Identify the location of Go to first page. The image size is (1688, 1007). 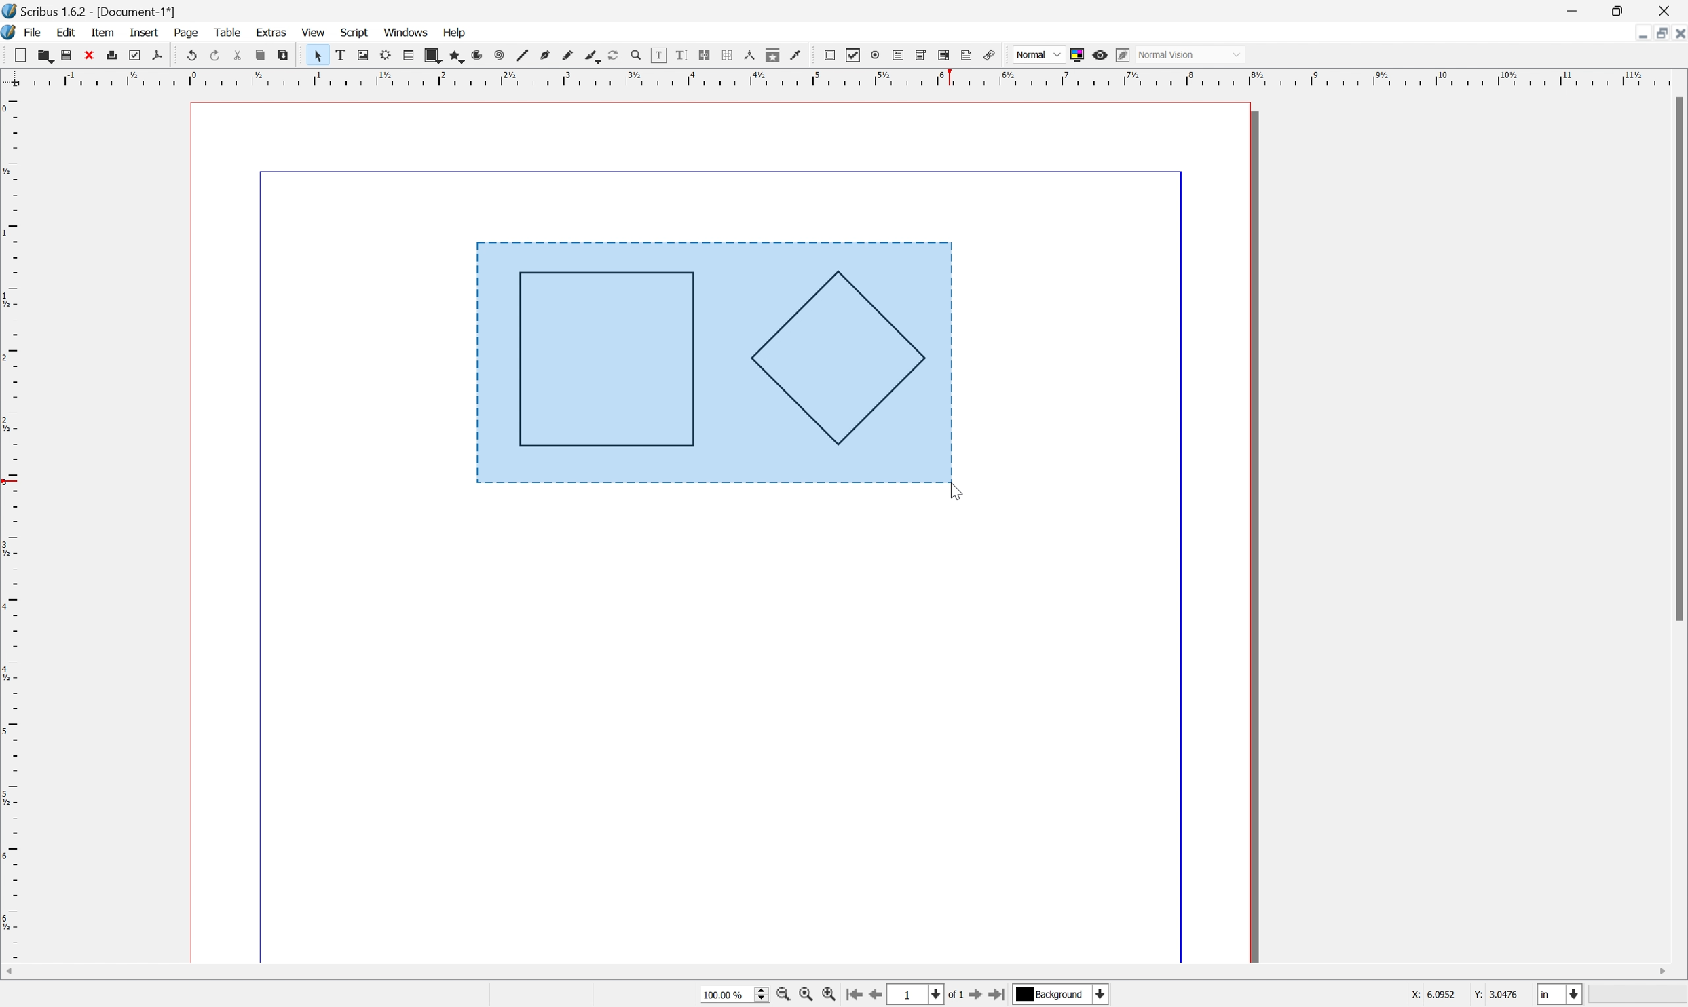
(849, 995).